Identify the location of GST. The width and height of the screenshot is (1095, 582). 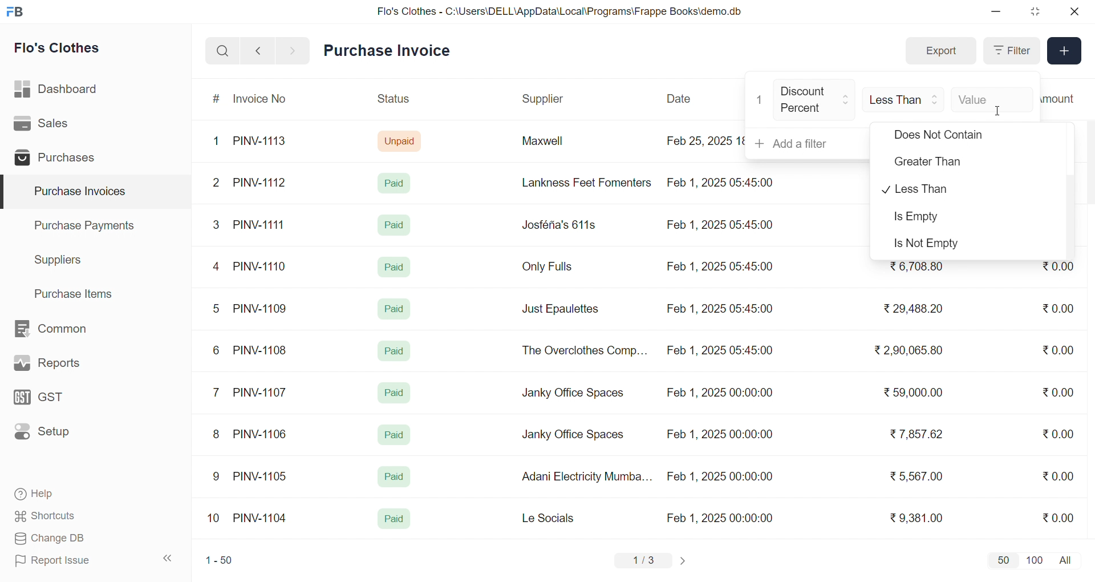
(59, 401).